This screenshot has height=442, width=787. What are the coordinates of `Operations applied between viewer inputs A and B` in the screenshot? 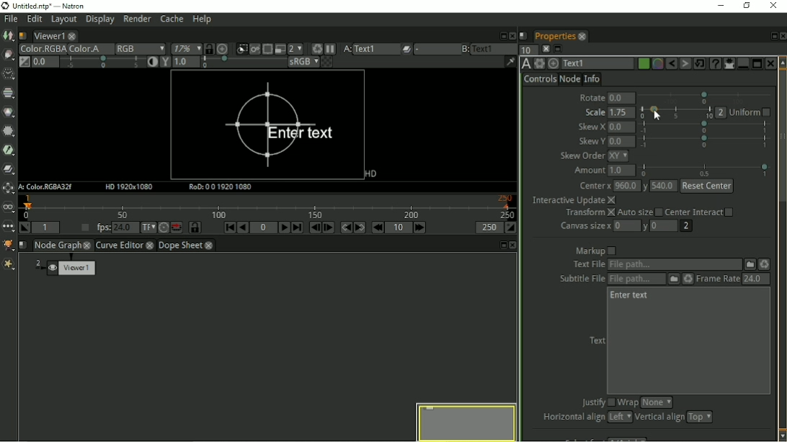 It's located at (425, 48).